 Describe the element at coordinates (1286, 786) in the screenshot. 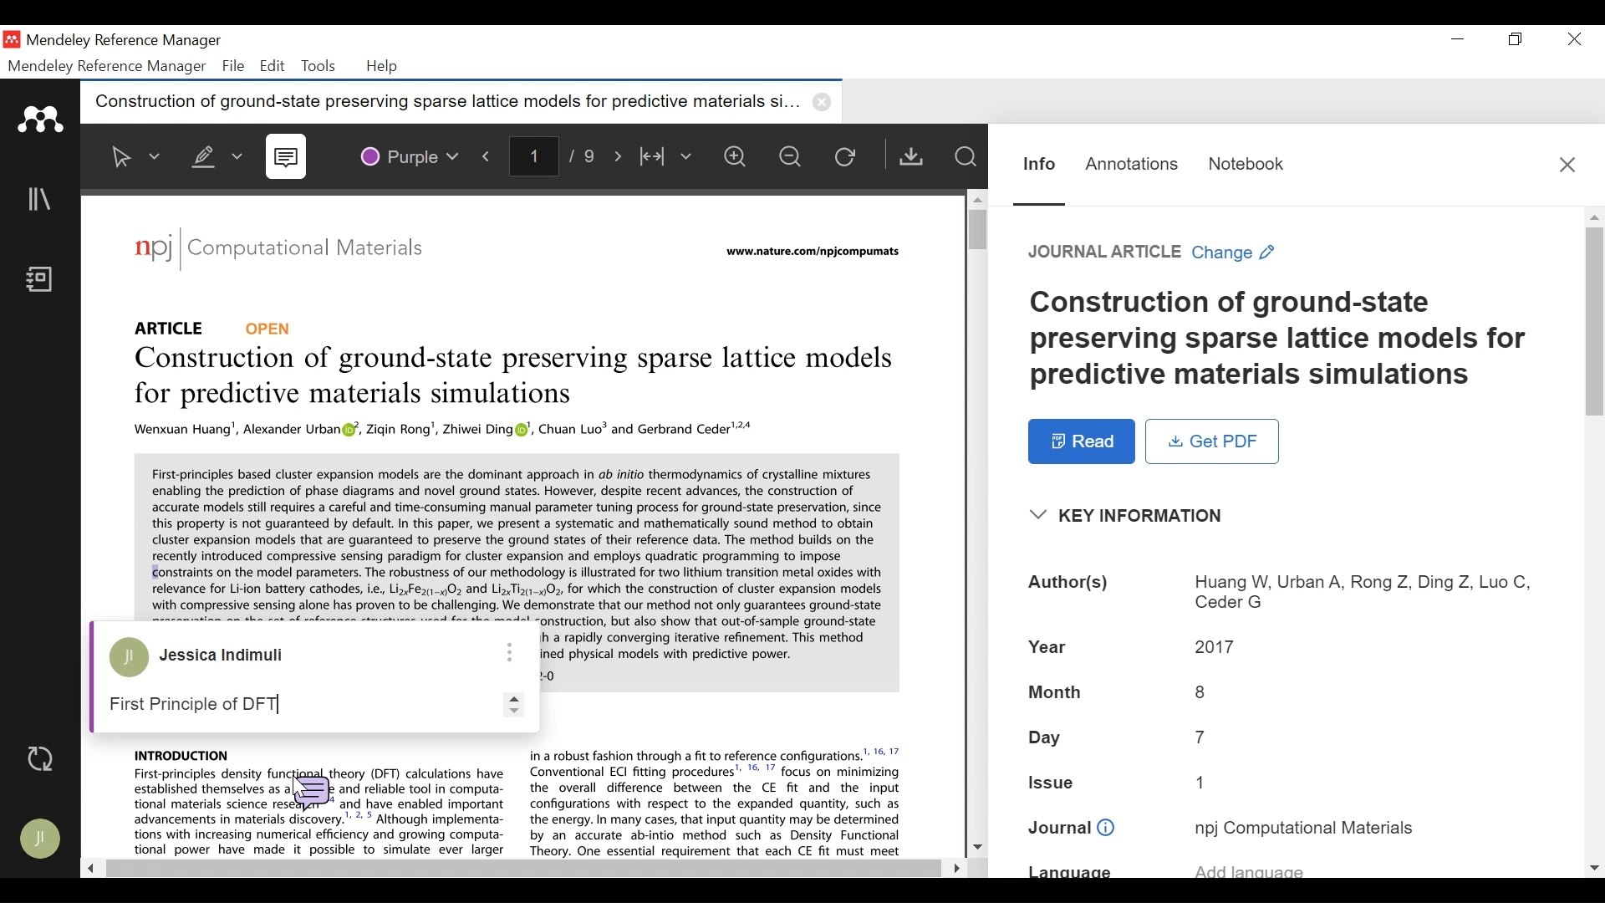

I see `Issue` at that location.